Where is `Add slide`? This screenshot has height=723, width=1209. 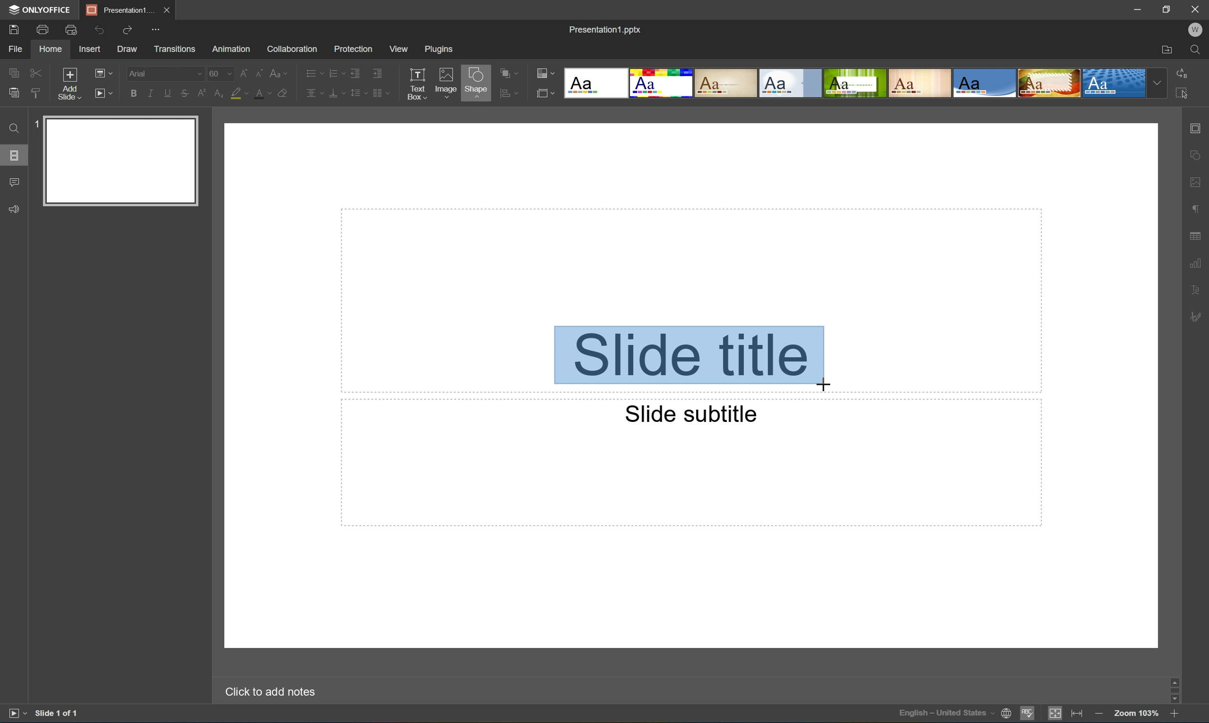 Add slide is located at coordinates (67, 83).